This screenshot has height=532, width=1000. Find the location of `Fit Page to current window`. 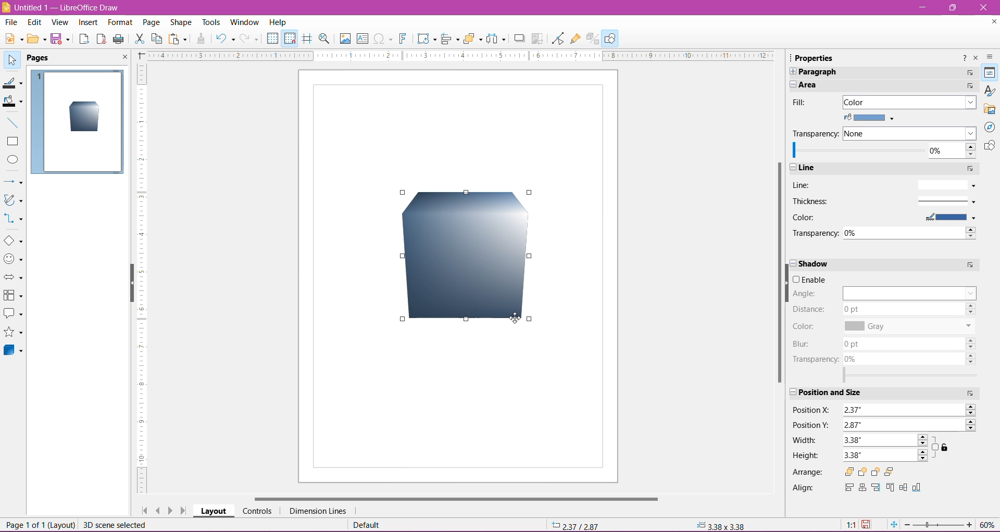

Fit Page to current window is located at coordinates (893, 525).